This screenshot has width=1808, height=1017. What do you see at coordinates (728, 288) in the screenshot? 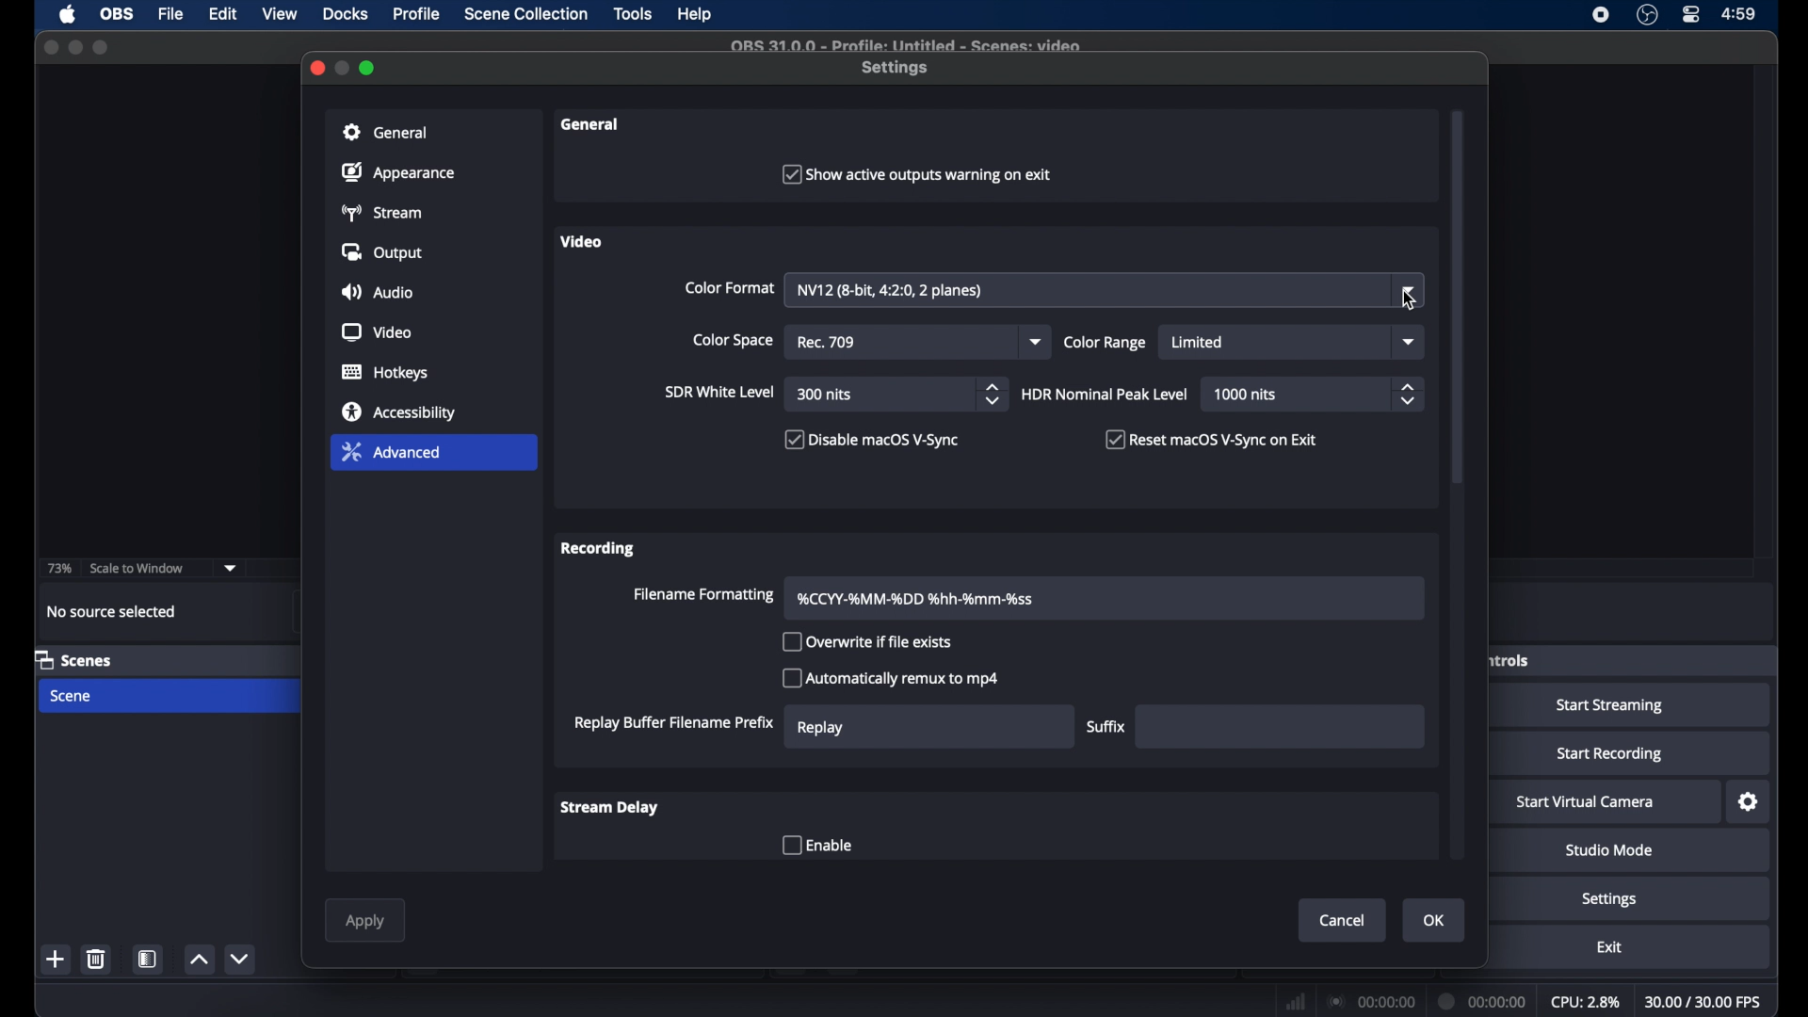
I see `color format` at bounding box center [728, 288].